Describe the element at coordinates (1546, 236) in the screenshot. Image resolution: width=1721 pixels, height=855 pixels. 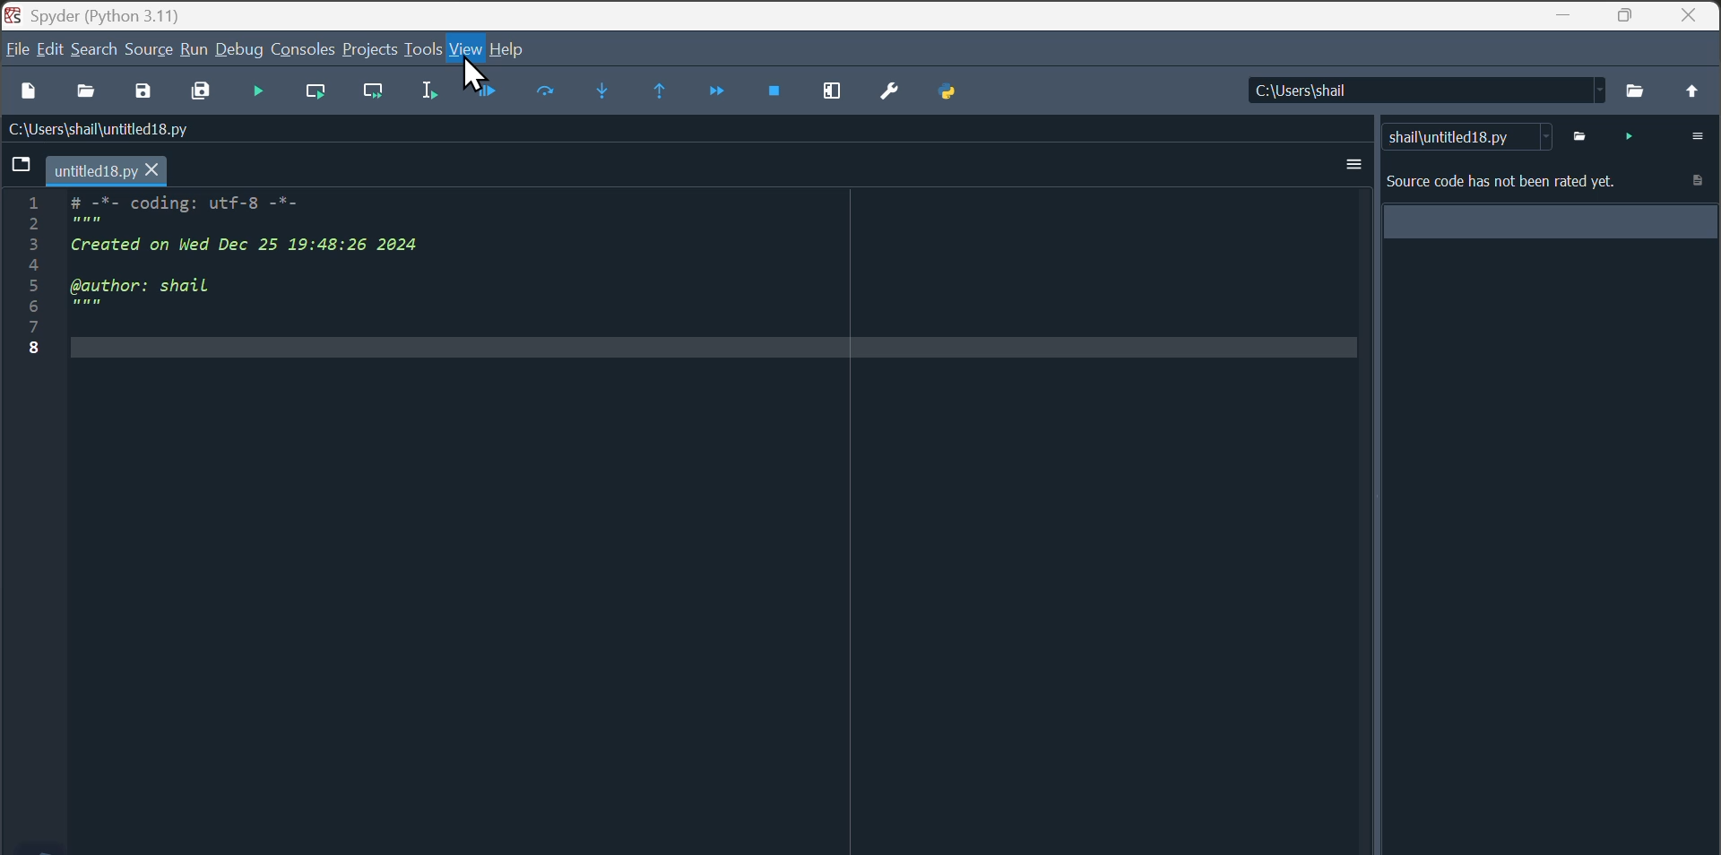
I see `Code Analyzer section ` at that location.